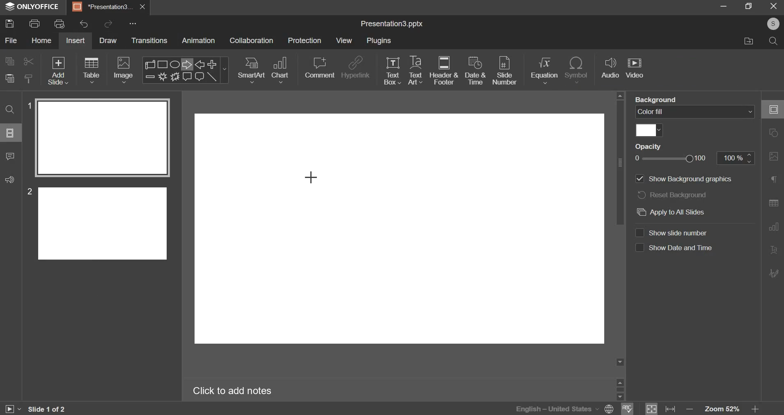 This screenshot has height=415, width=784. I want to click on scrollbar, so click(620, 389).